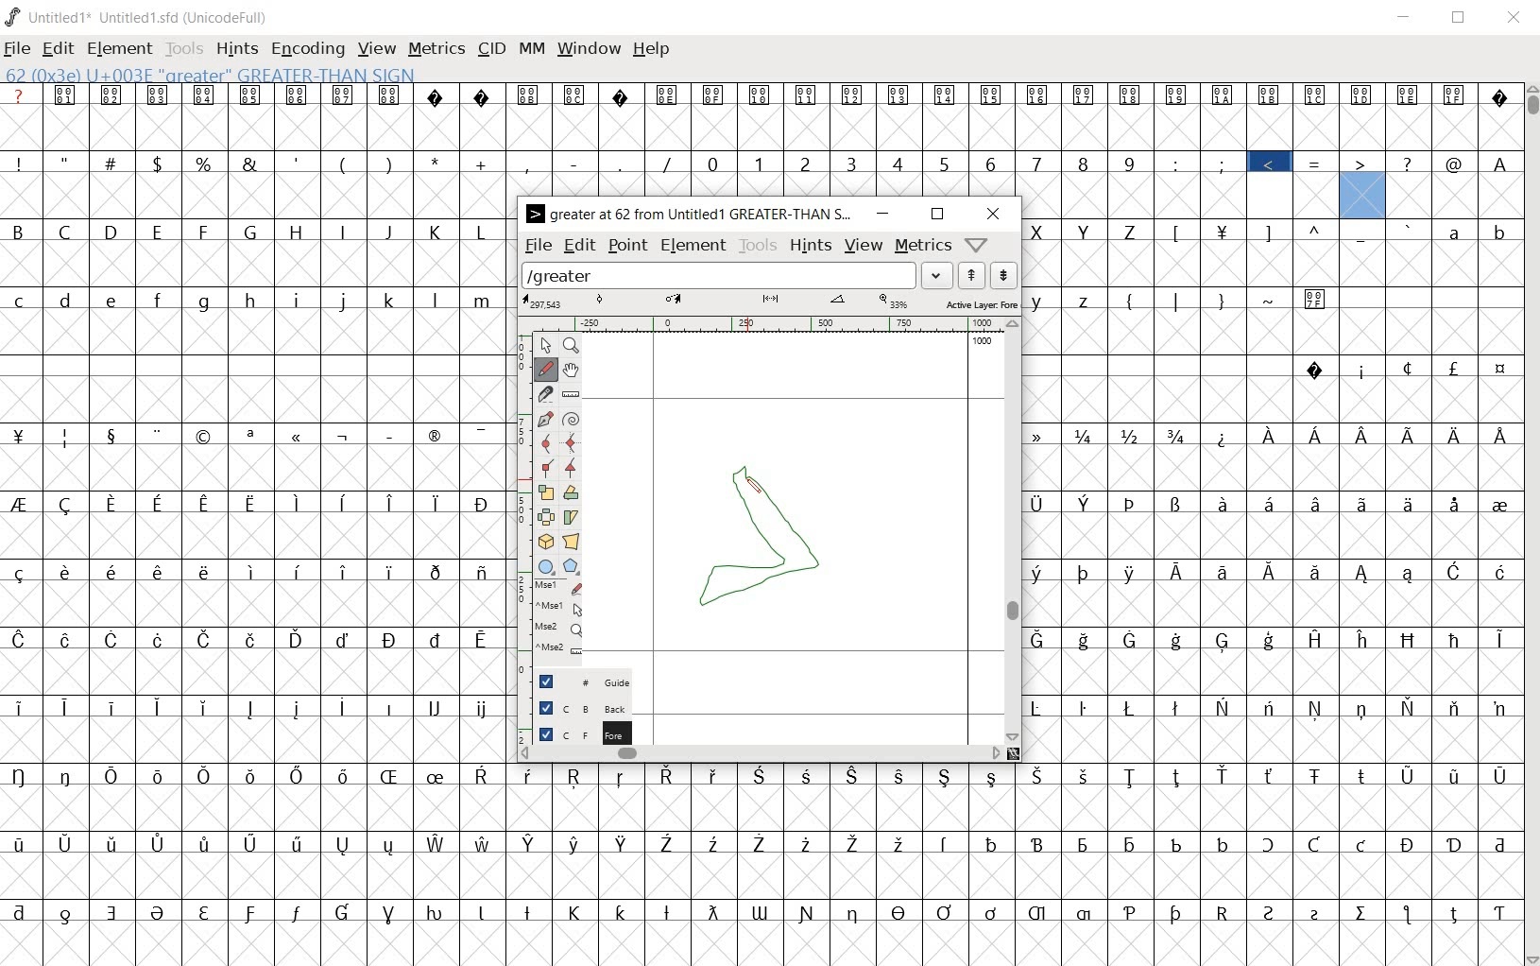 The image size is (1540, 966). Describe the element at coordinates (575, 441) in the screenshot. I see `add a curve point always either horizontal or vertical` at that location.